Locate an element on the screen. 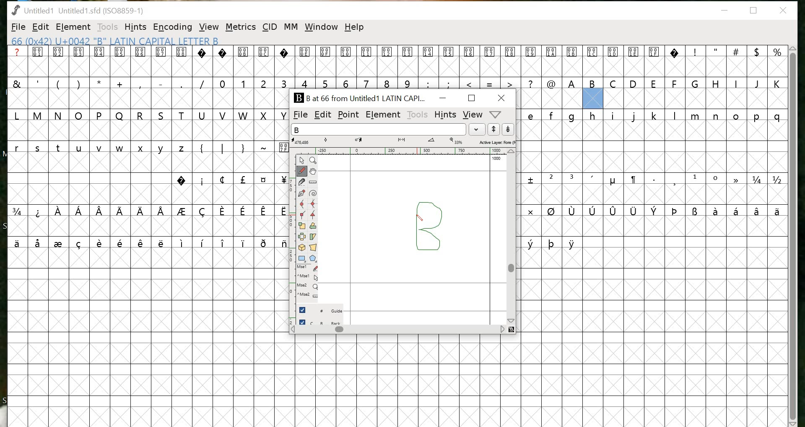 This screenshot has height=427, width=805. POINT is located at coordinates (348, 115).